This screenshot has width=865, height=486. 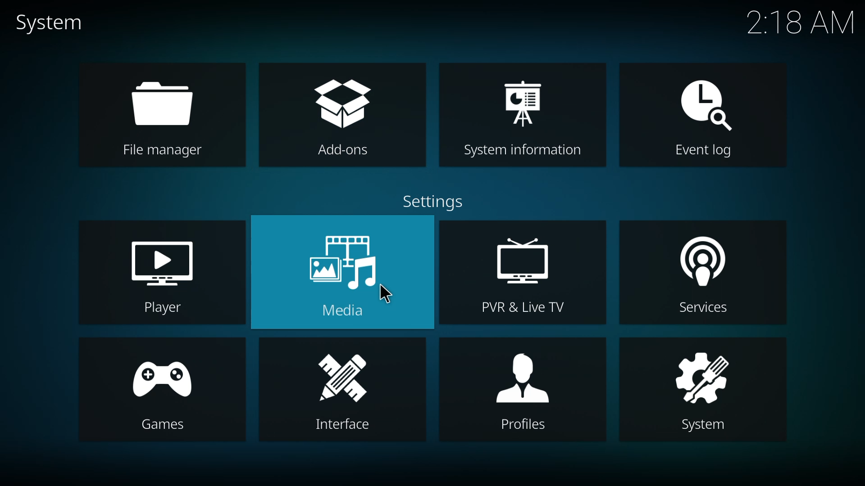 I want to click on system, so click(x=53, y=23).